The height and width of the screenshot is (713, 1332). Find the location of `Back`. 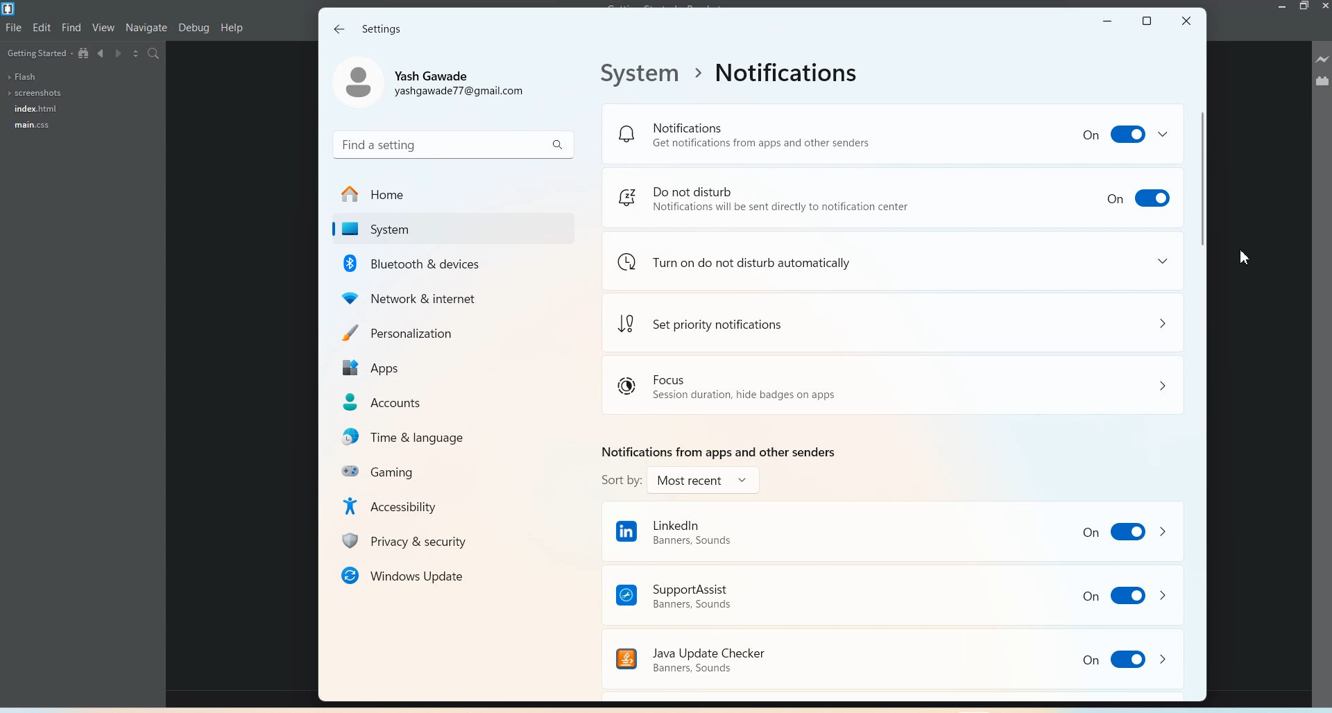

Back is located at coordinates (339, 28).